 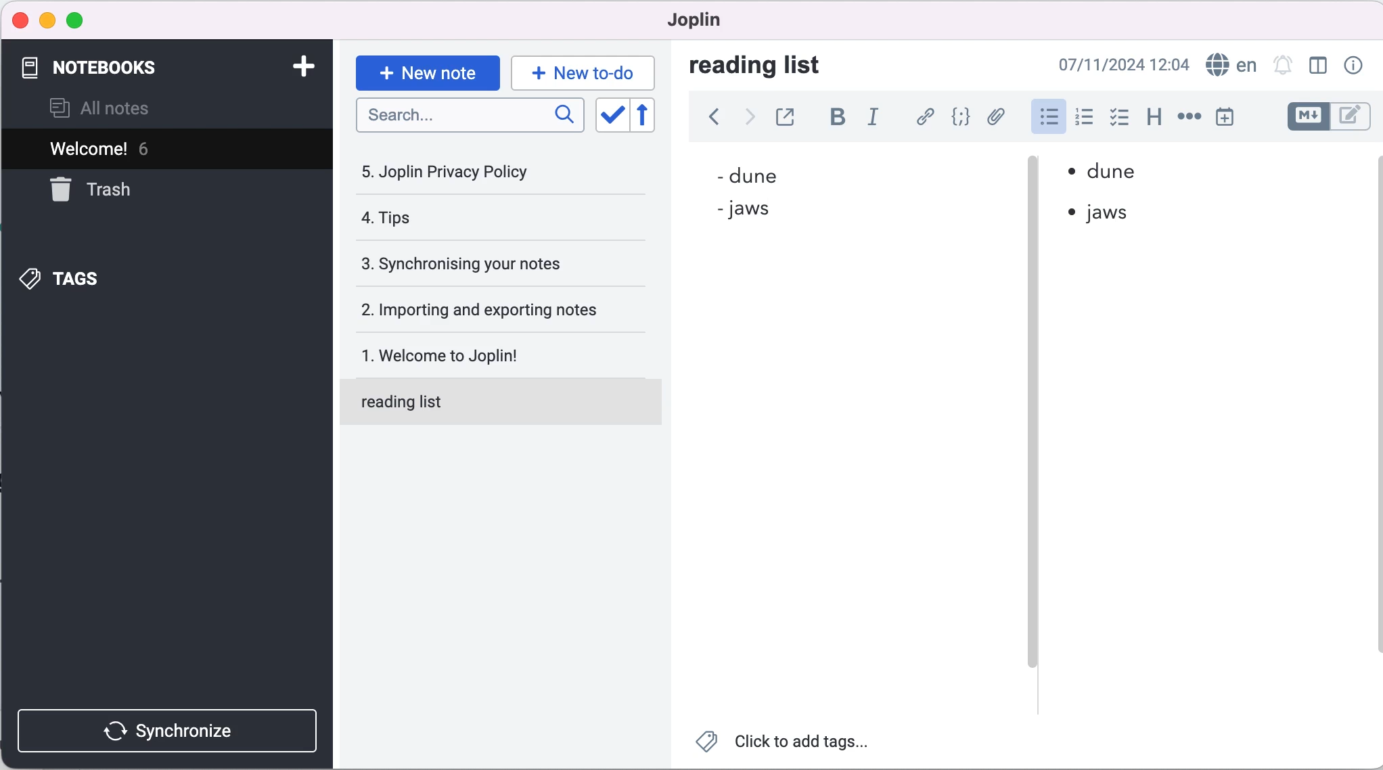 I want to click on set alarm, so click(x=1282, y=66).